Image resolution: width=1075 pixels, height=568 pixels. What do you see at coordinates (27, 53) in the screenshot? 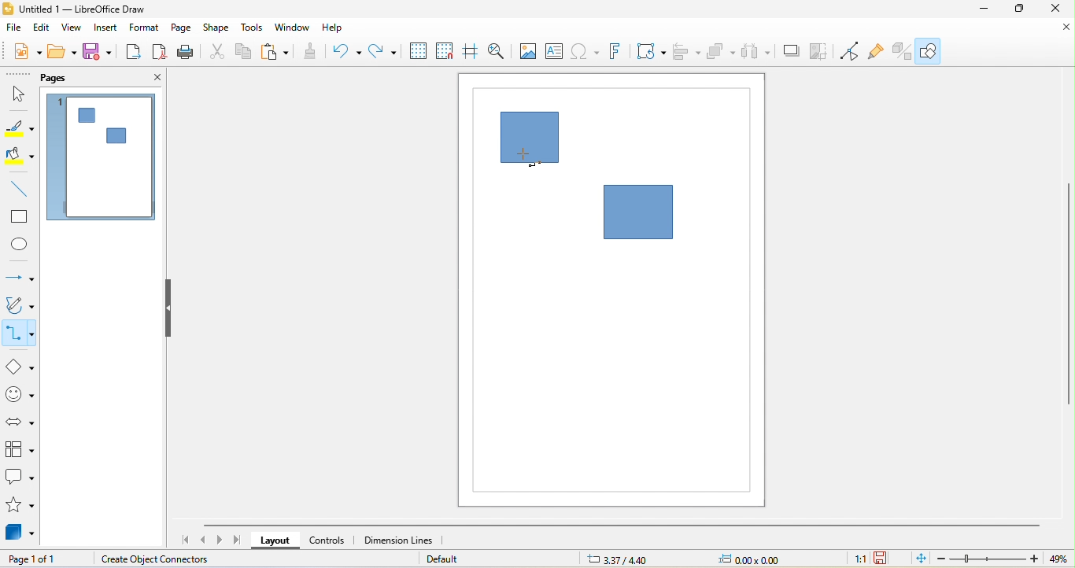
I see `new` at bounding box center [27, 53].